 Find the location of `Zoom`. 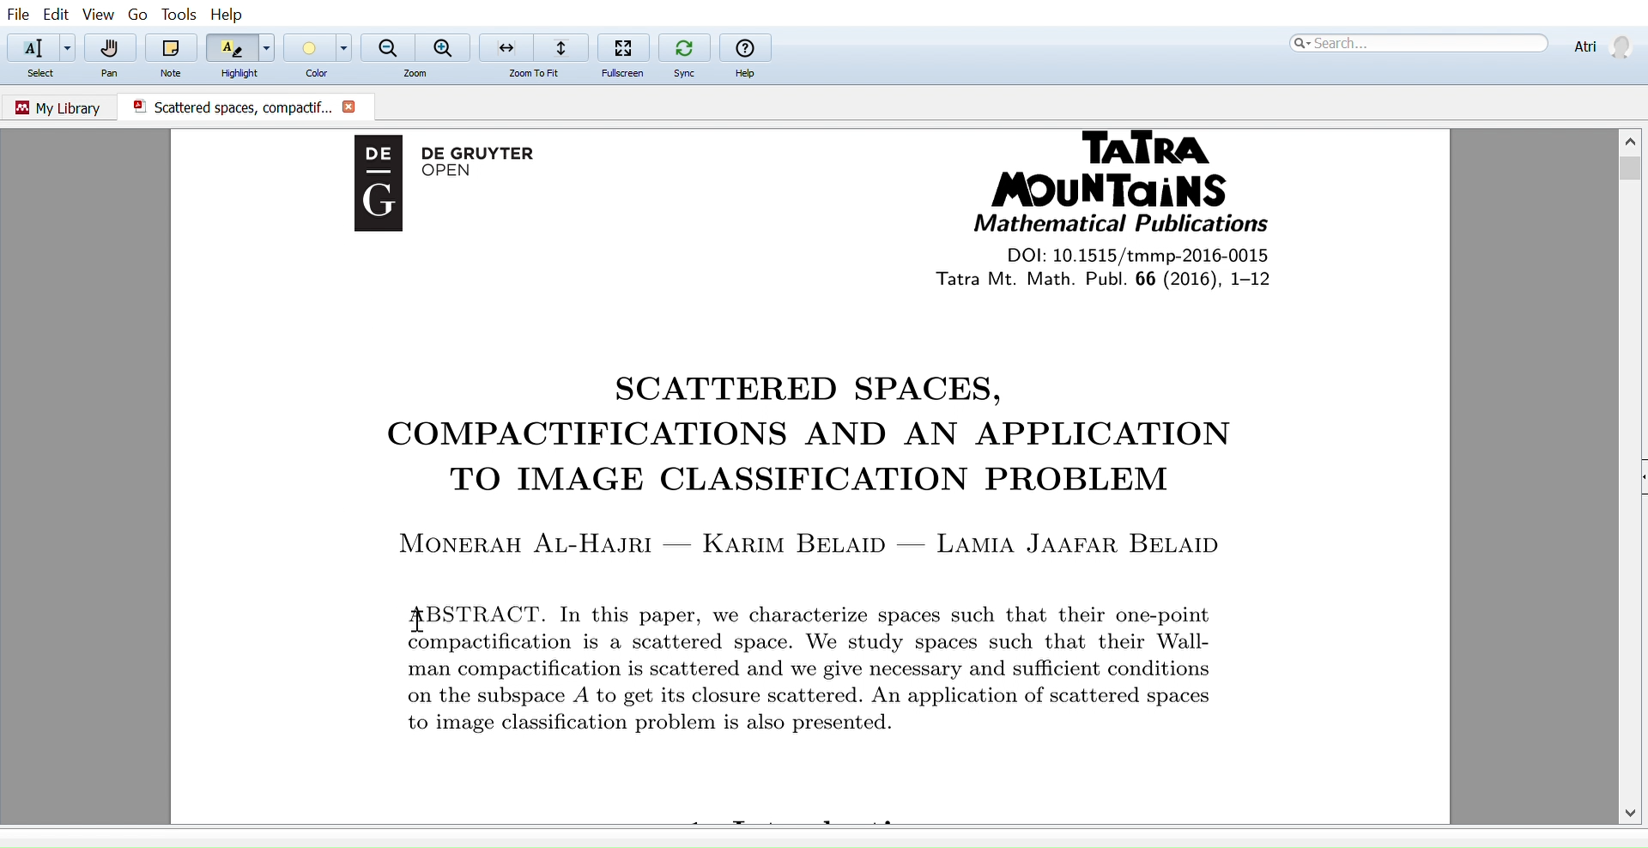

Zoom is located at coordinates (420, 74).